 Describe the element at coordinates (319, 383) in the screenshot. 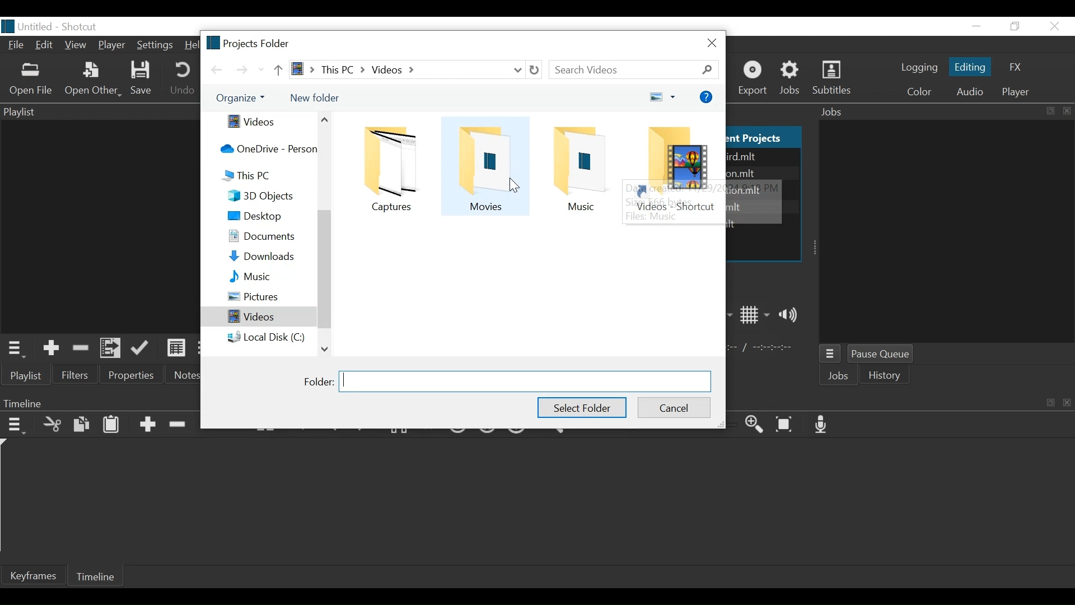

I see `Folder` at that location.